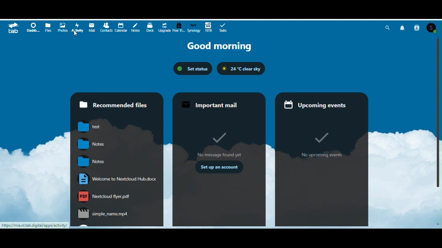 The width and height of the screenshot is (442, 248). What do you see at coordinates (432, 28) in the screenshot?
I see `Account icon` at bounding box center [432, 28].